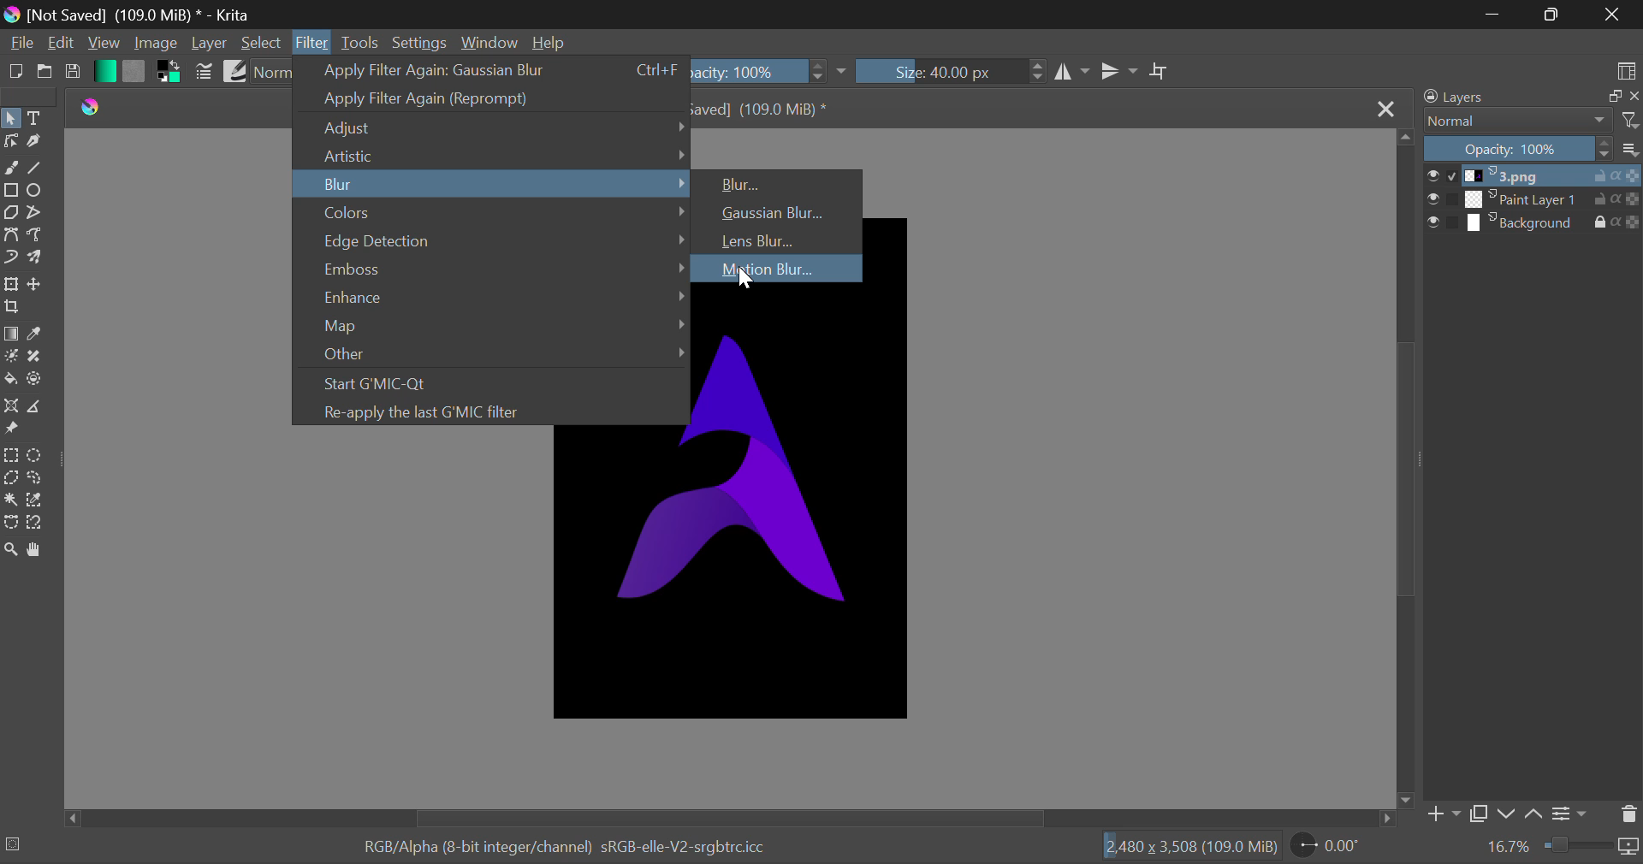 This screenshot has width=1643, height=864. I want to click on Opacity 100%, so click(1534, 150).